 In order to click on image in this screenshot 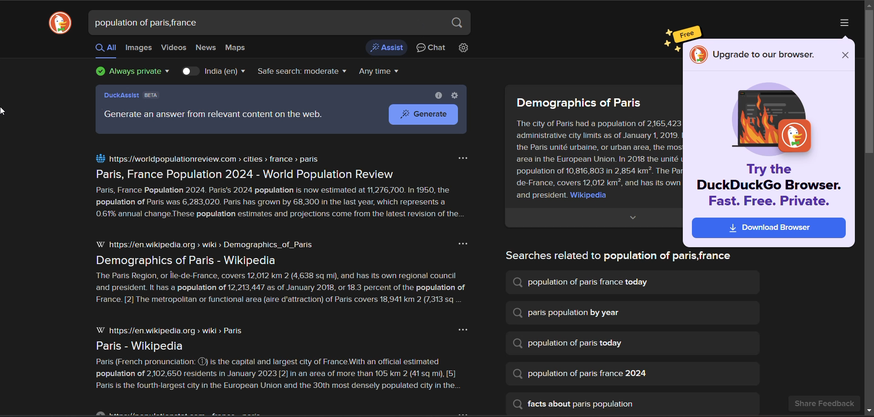, I will do `click(771, 119)`.